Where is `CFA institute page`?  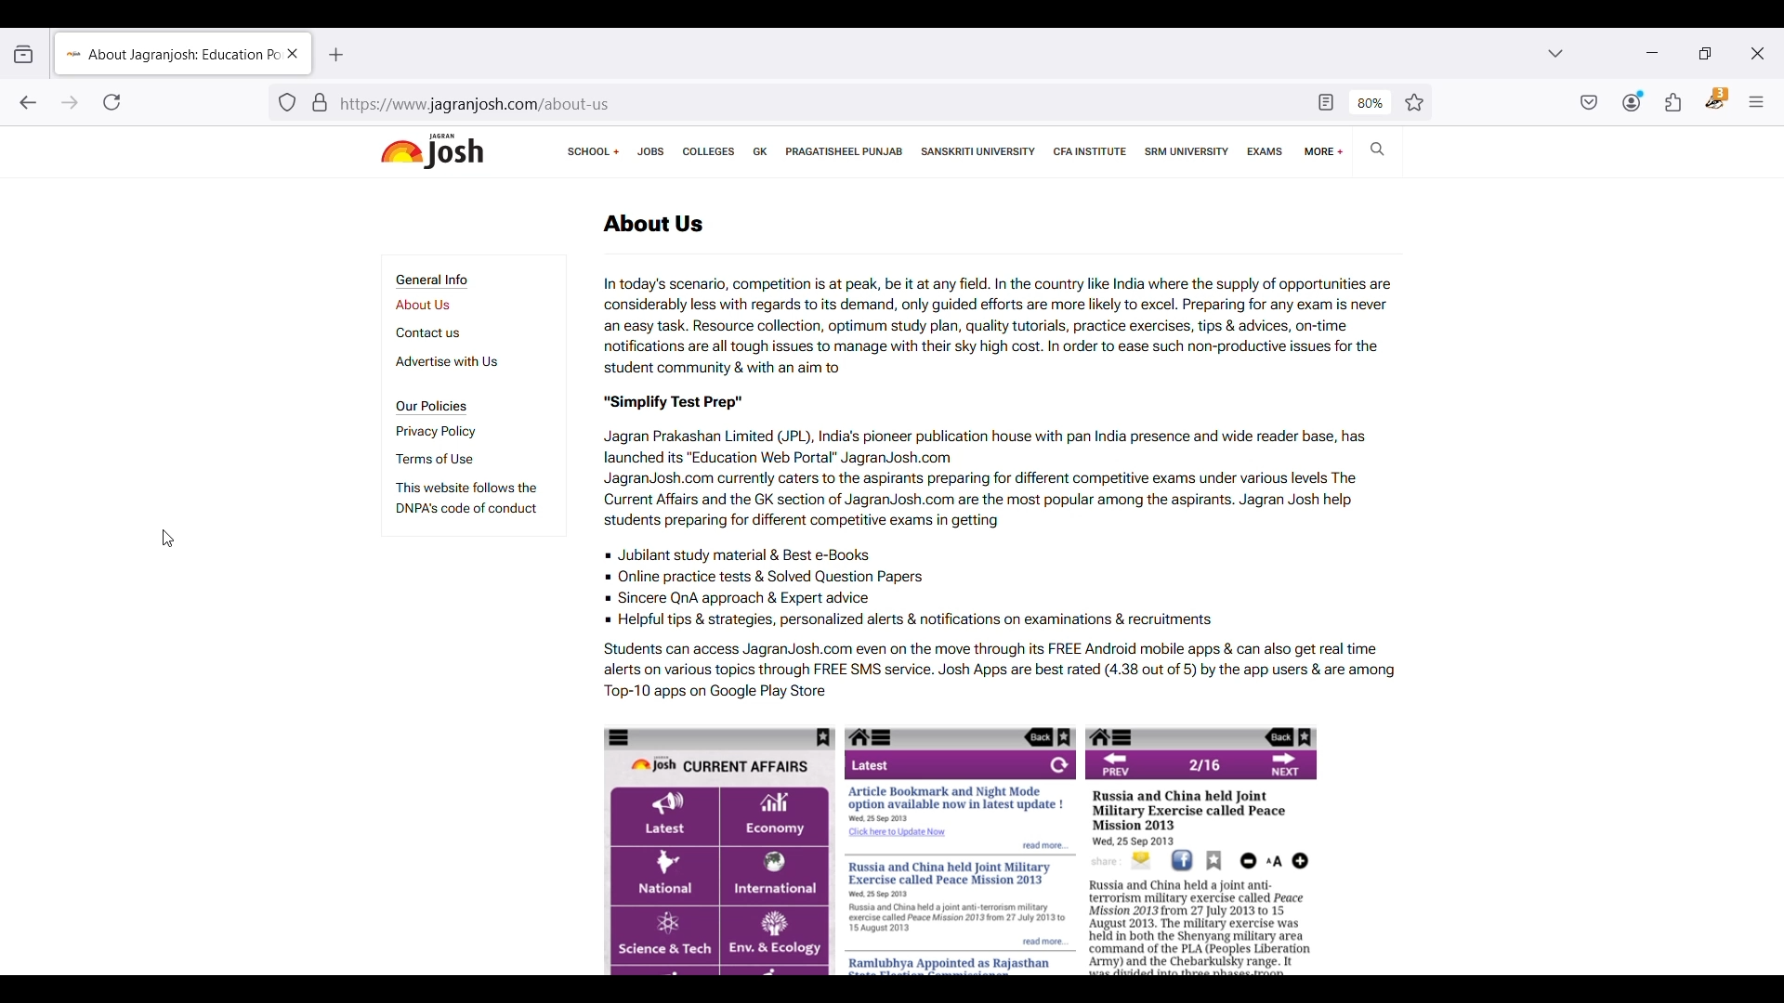
CFA institute page is located at coordinates (1090, 151).